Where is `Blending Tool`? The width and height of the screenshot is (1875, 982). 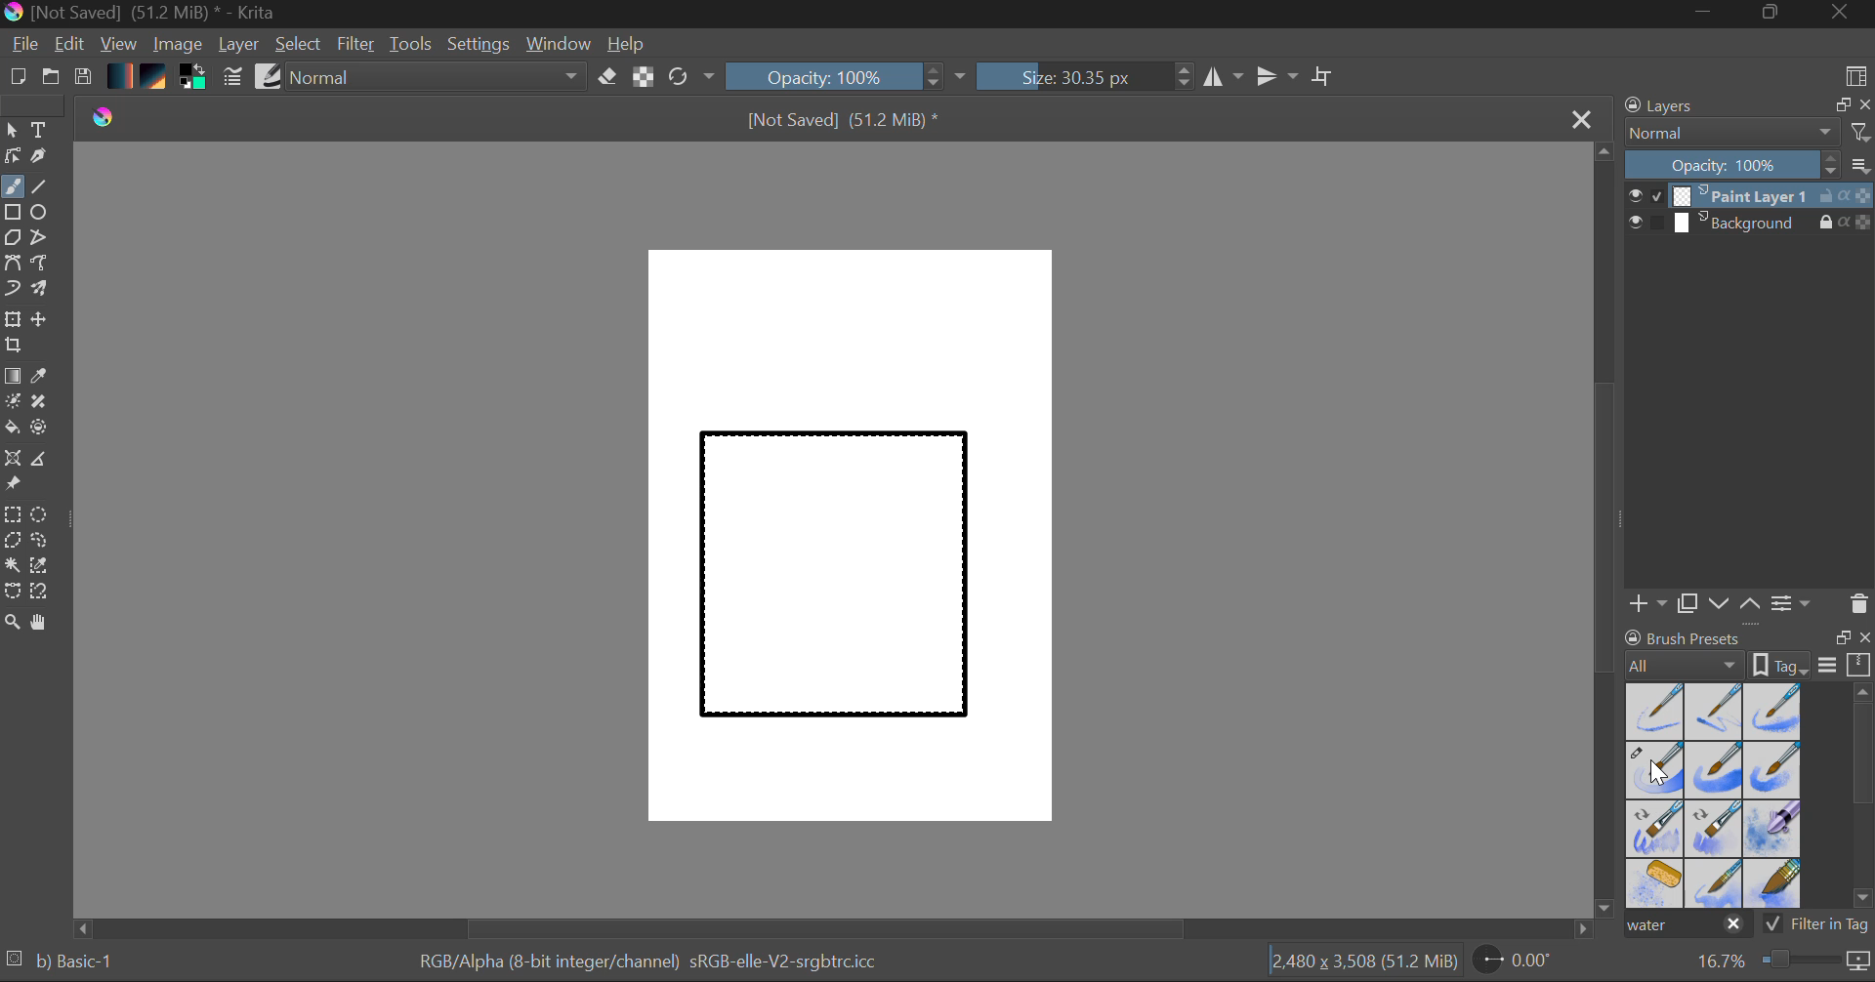 Blending Tool is located at coordinates (438, 78).